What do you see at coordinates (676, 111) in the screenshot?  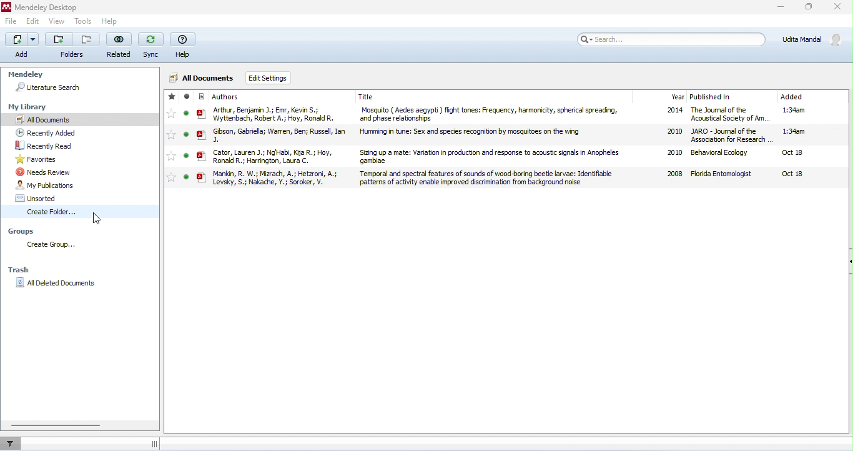 I see `2014` at bounding box center [676, 111].